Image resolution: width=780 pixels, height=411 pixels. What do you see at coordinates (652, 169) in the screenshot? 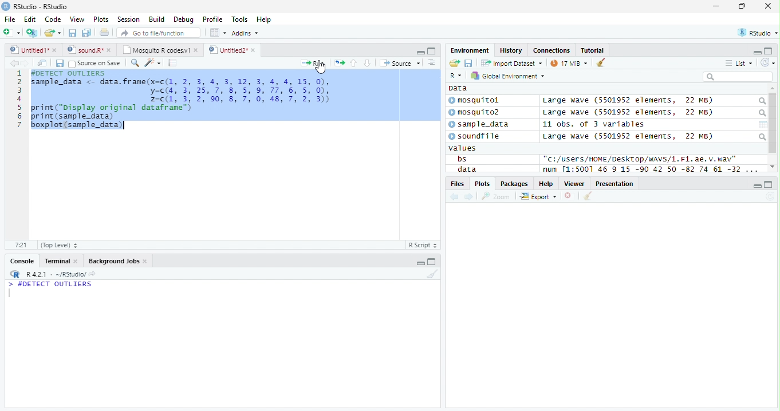
I see `num (1:5001 46 9 15 -90 42 50 -82 74 61 -32 ...` at bounding box center [652, 169].